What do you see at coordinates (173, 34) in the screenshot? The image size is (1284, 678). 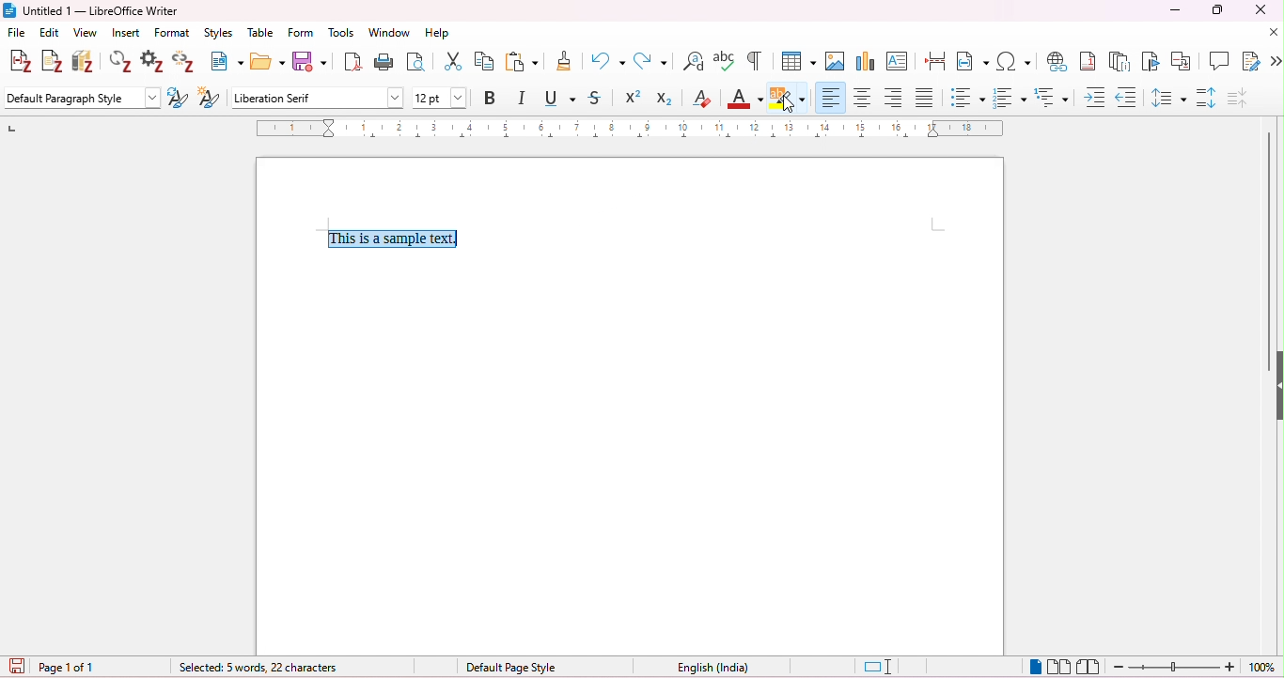 I see `format` at bounding box center [173, 34].